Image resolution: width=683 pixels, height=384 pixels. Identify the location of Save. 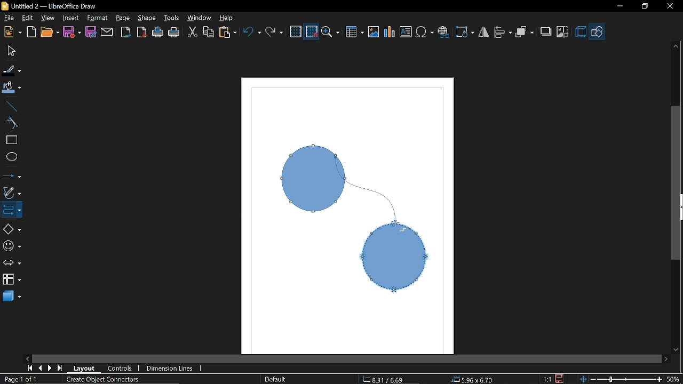
(561, 378).